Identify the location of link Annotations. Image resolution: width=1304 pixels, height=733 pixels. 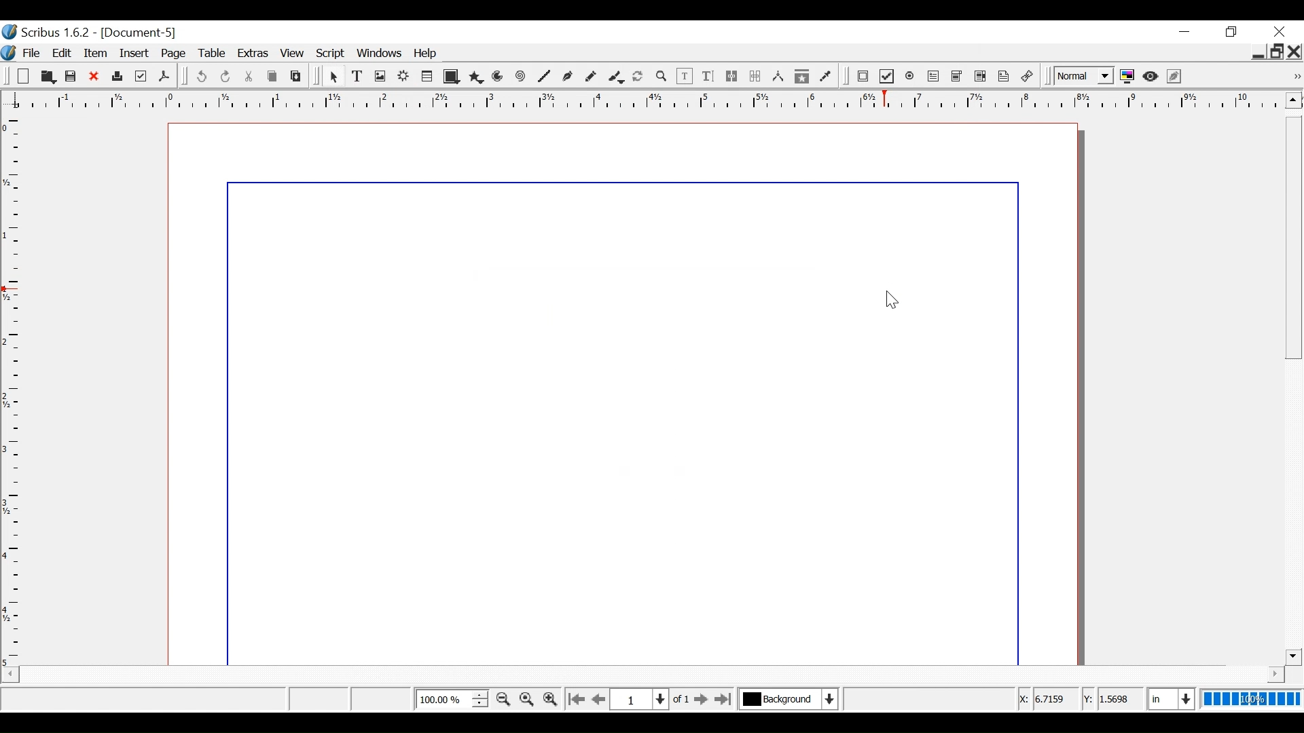
(1028, 77).